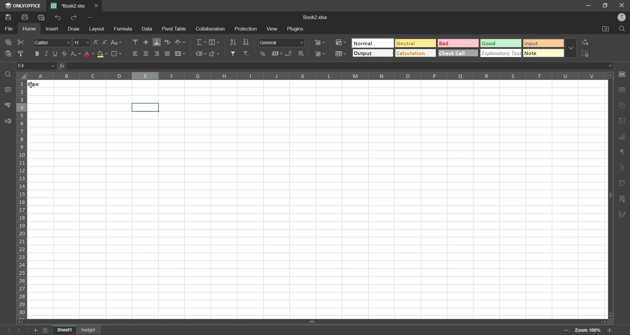 This screenshot has width=630, height=335. I want to click on accounting, so click(276, 53).